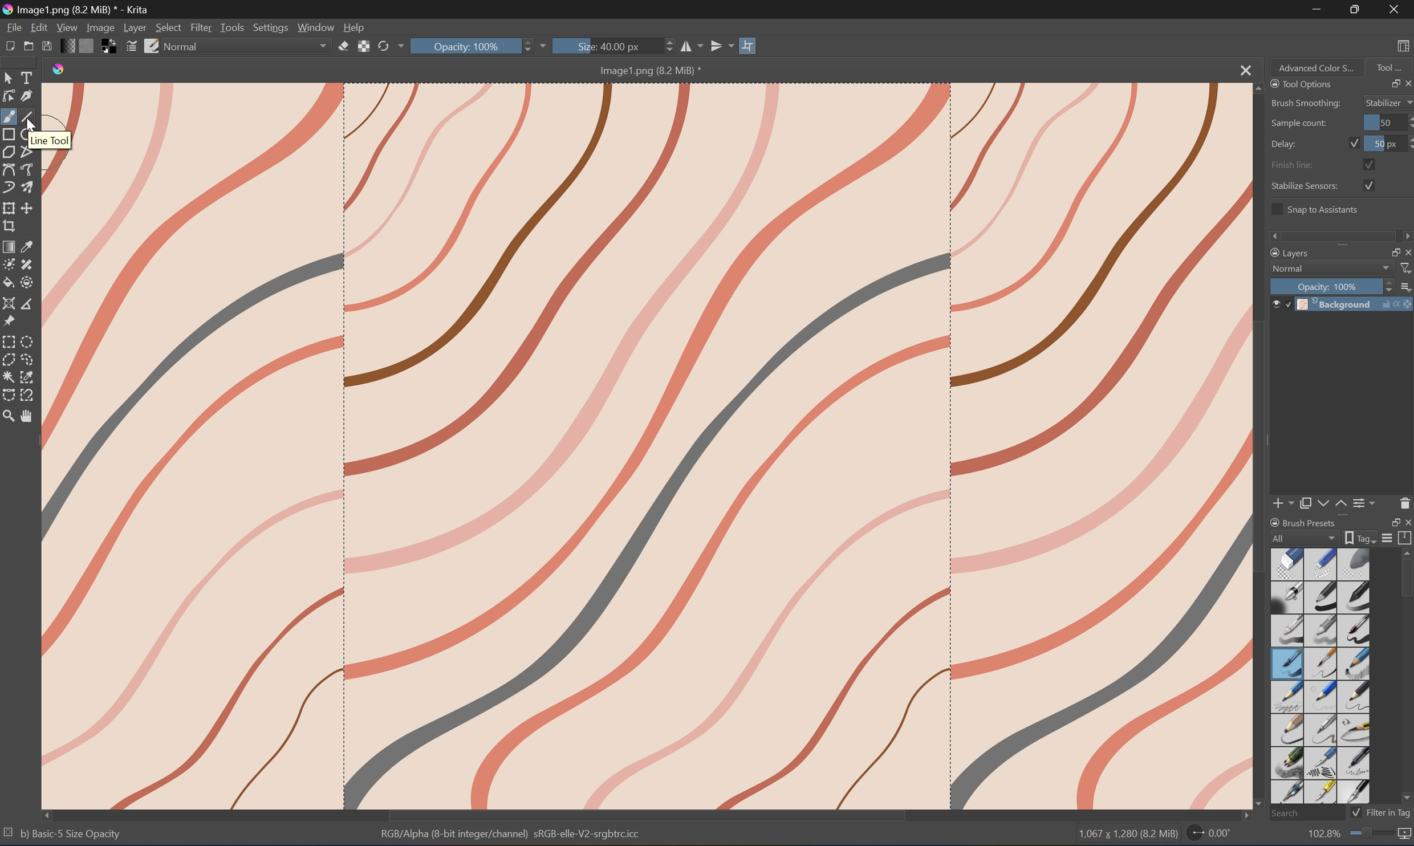 Image resolution: width=1414 pixels, height=846 pixels. What do you see at coordinates (27, 95) in the screenshot?
I see `Calligraphy` at bounding box center [27, 95].